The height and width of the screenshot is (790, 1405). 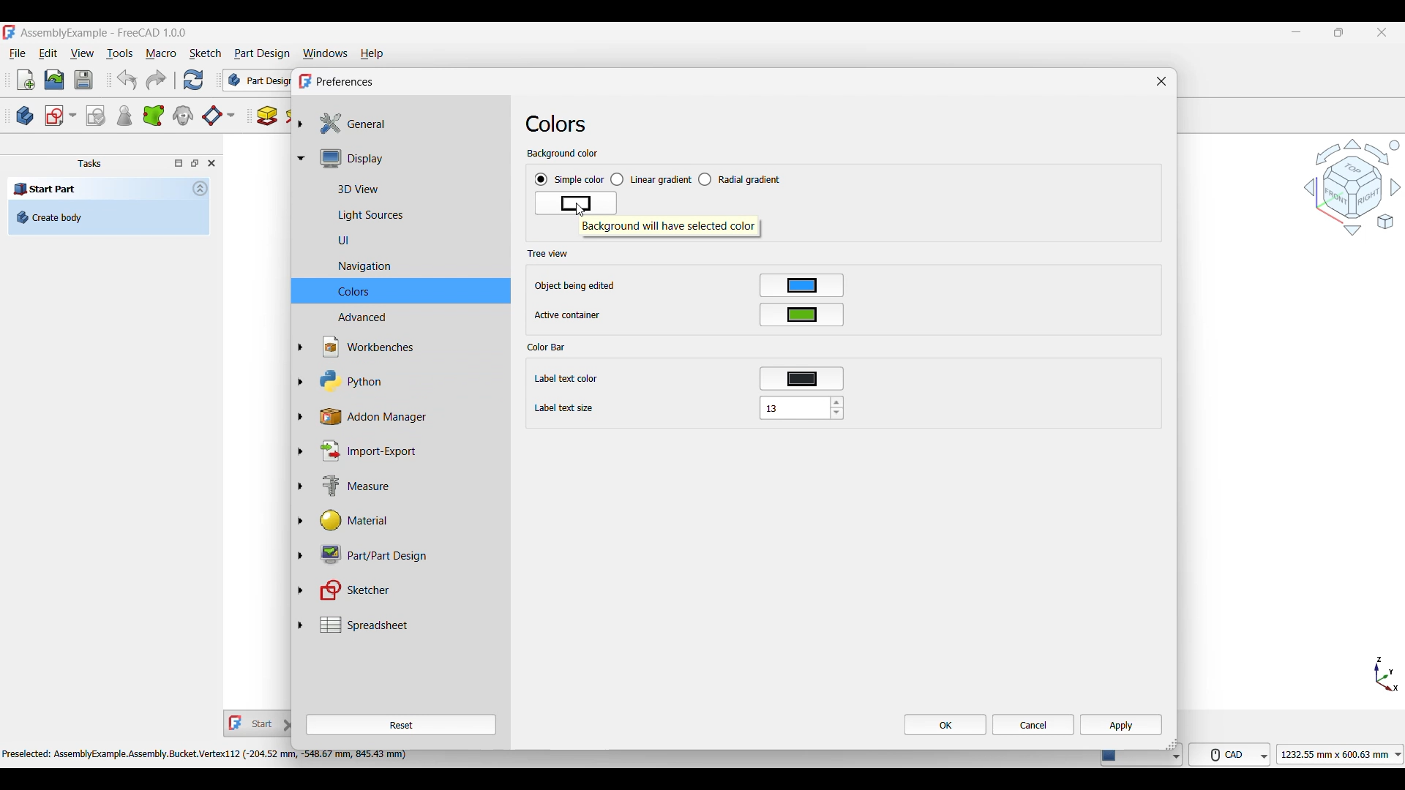 What do you see at coordinates (1121, 724) in the screenshot?
I see `Apply` at bounding box center [1121, 724].